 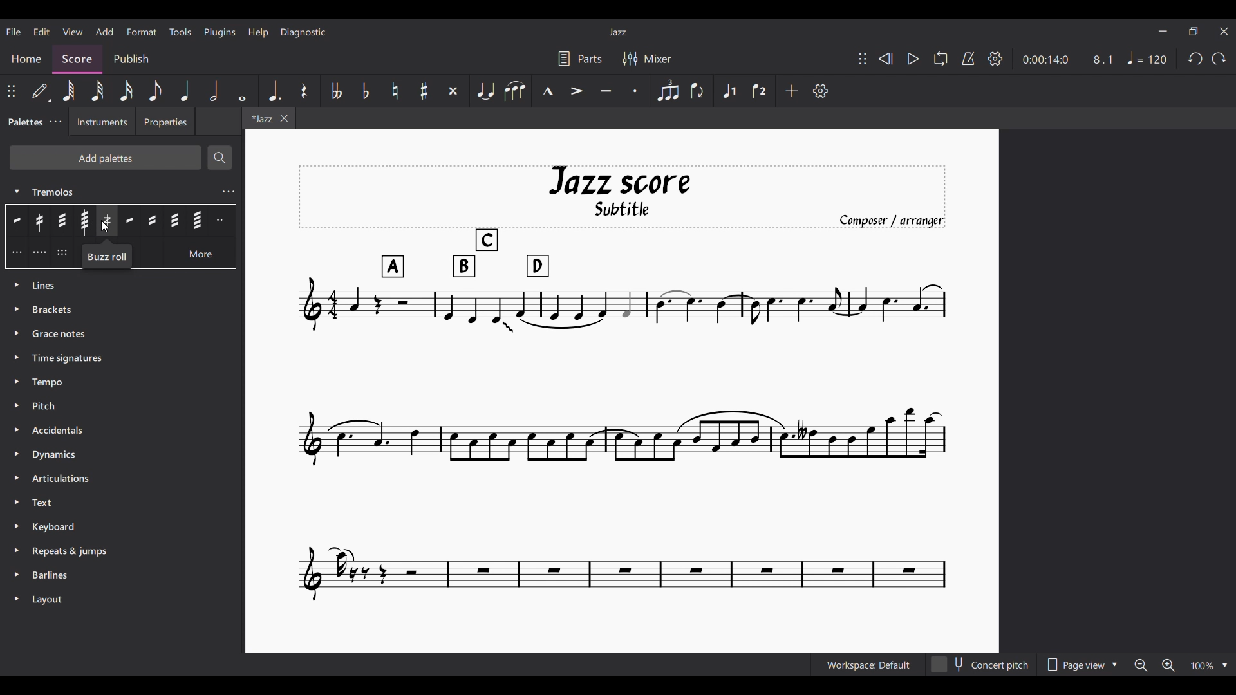 What do you see at coordinates (201, 252) in the screenshot?
I see `More` at bounding box center [201, 252].